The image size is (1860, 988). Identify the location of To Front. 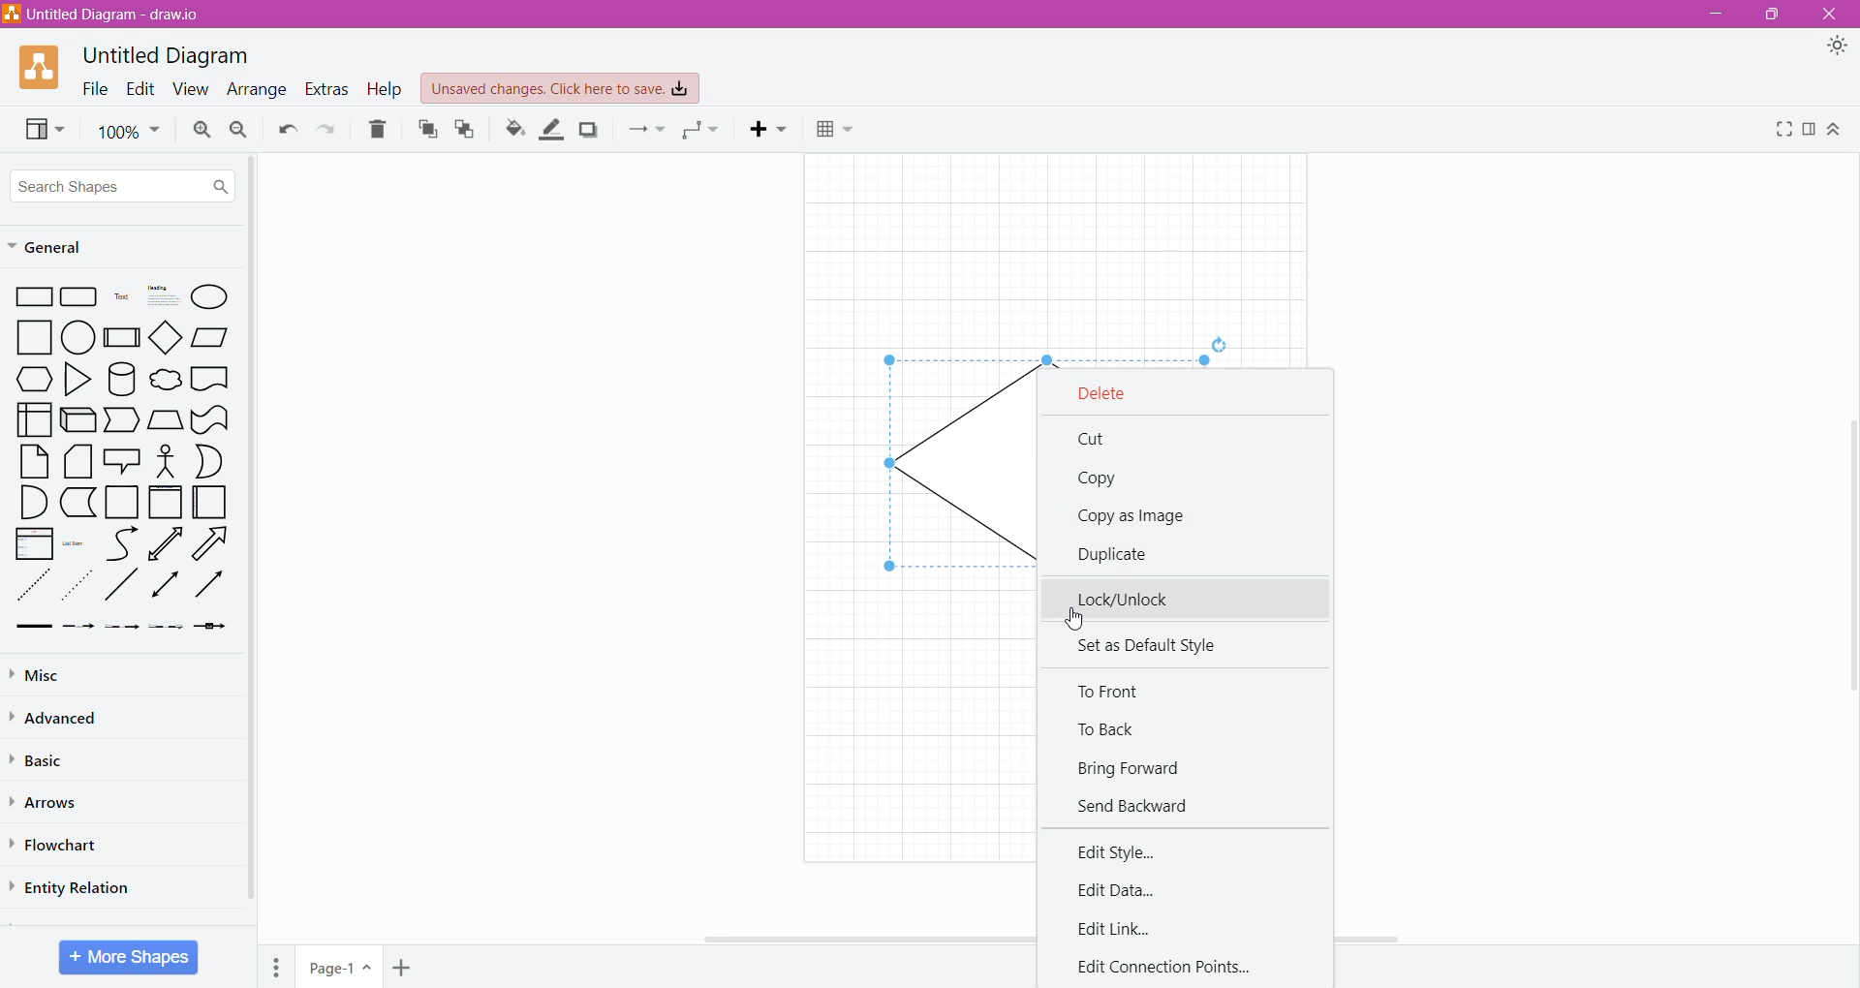
(424, 132).